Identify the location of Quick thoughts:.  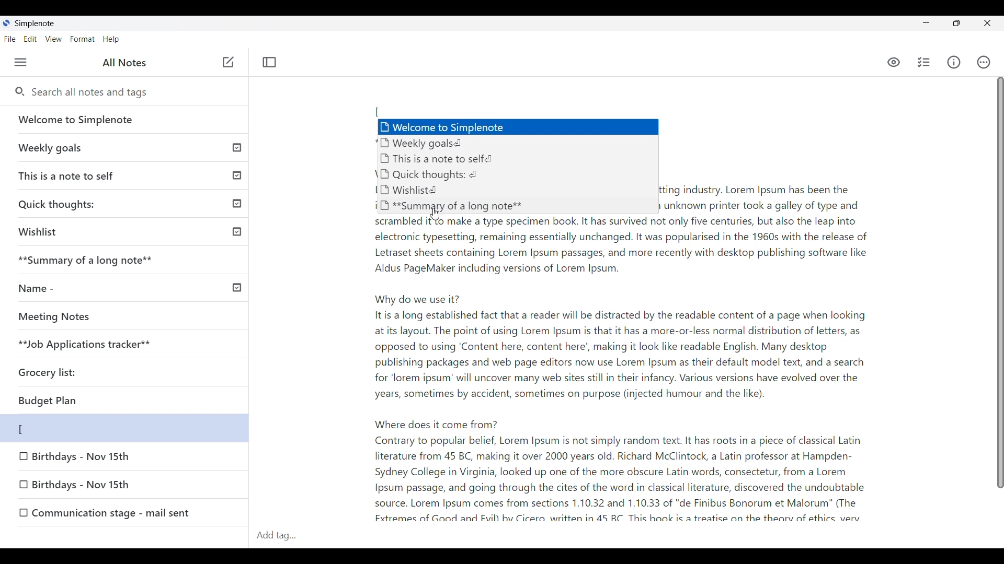
(129, 203).